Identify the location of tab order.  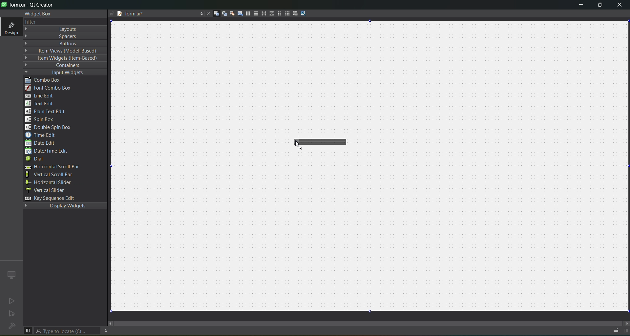
(238, 13).